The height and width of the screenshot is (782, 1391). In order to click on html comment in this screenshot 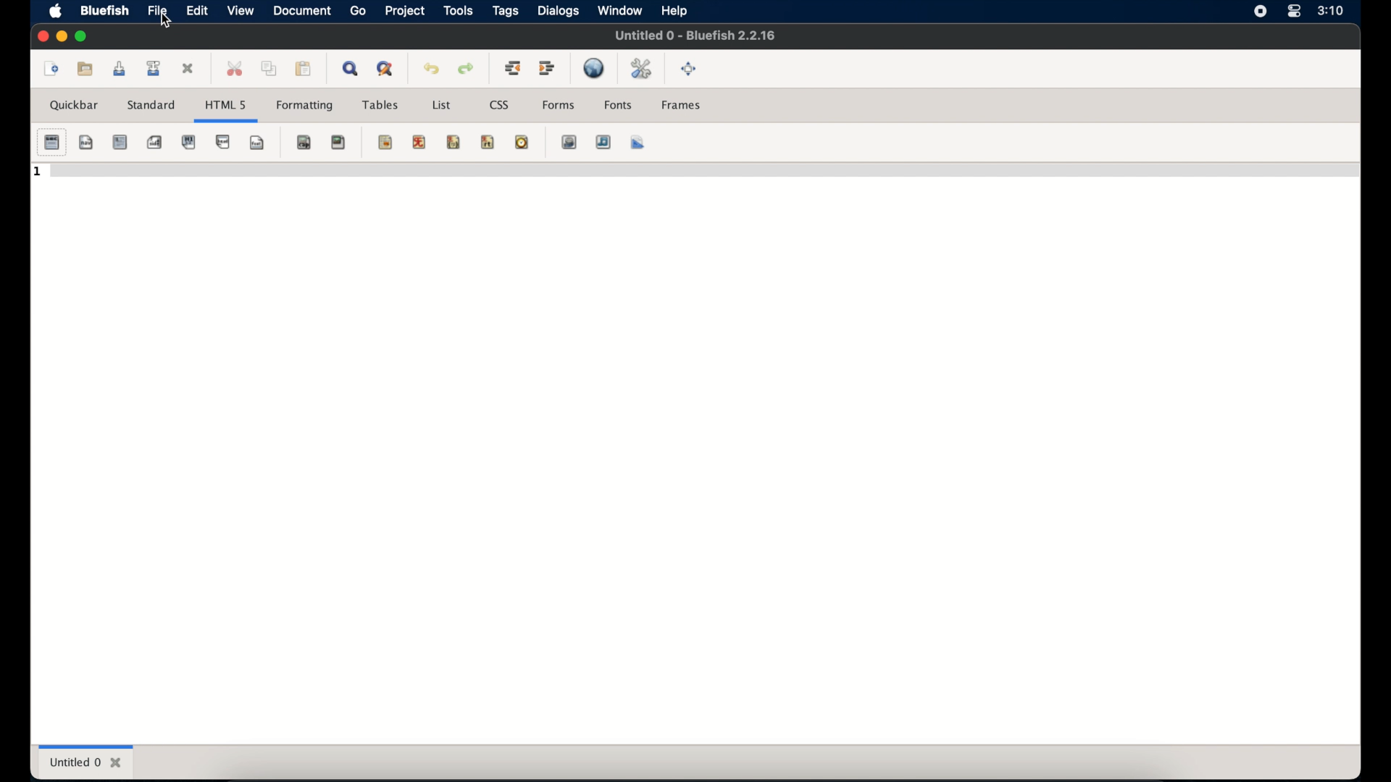, I will do `click(475, 141)`.